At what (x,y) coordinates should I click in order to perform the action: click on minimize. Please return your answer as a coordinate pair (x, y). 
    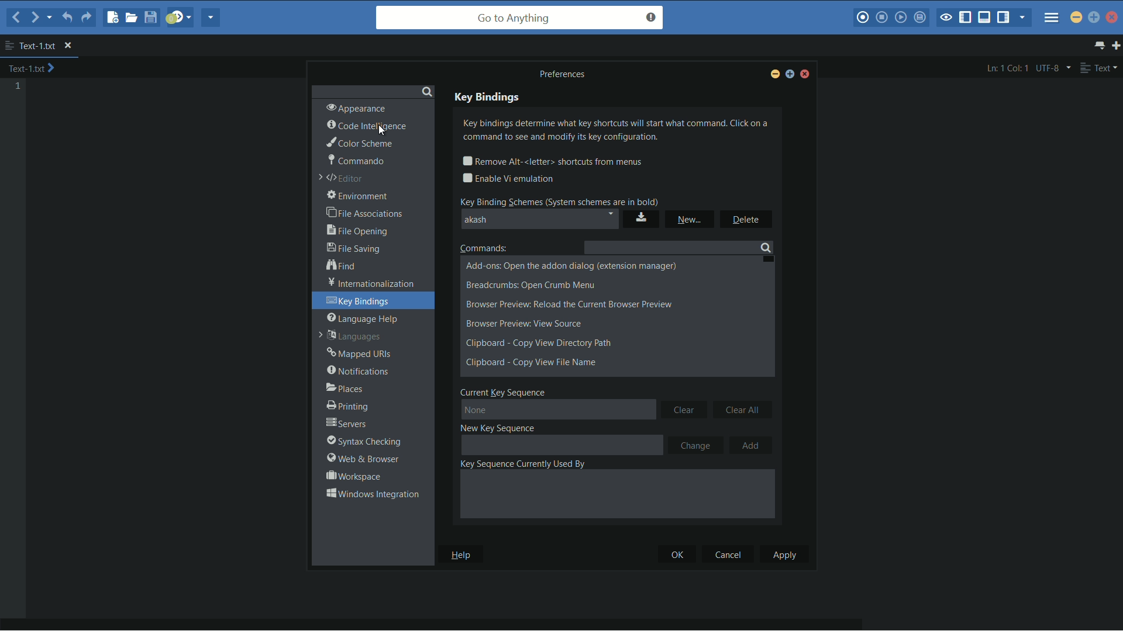
    Looking at the image, I should click on (774, 75).